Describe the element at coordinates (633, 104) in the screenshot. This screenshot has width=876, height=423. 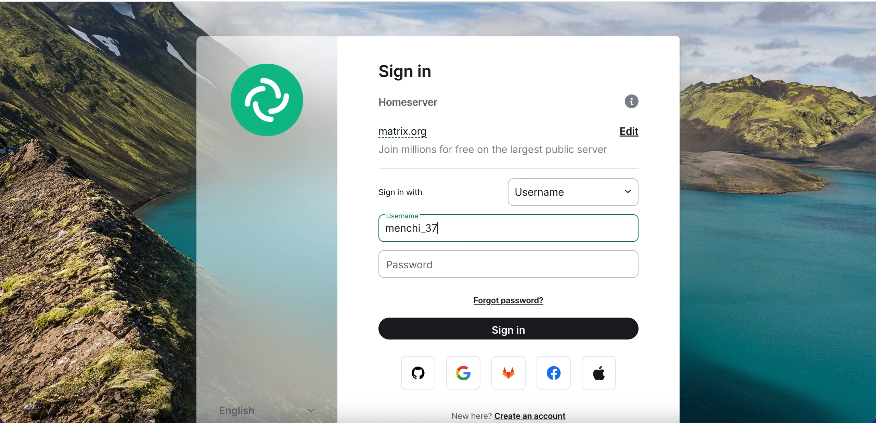
I see `info` at that location.